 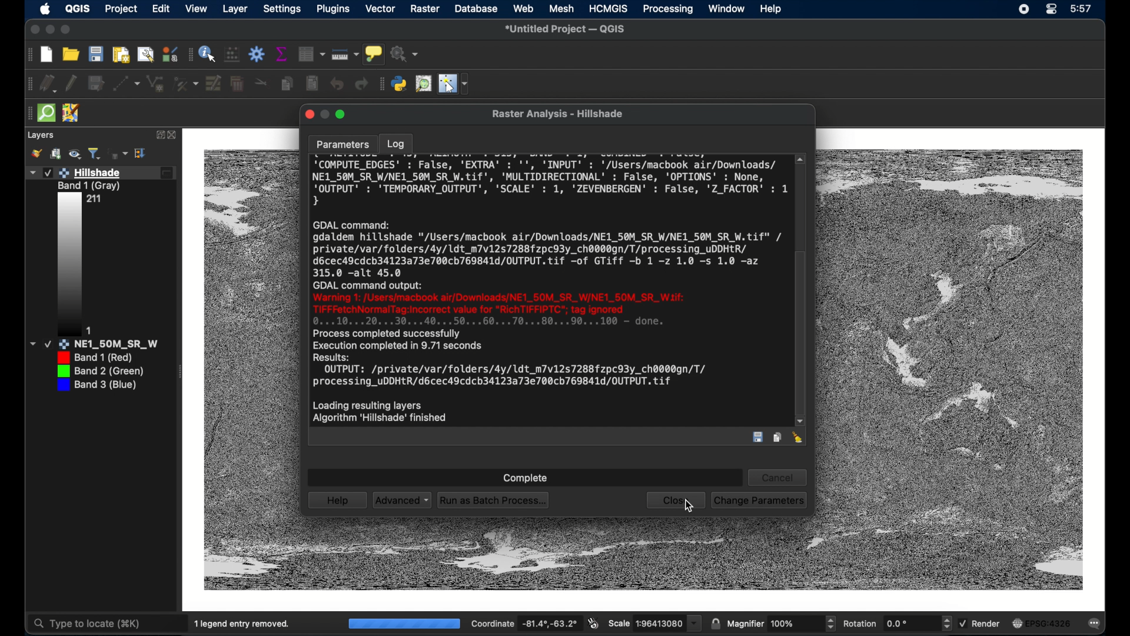 I want to click on vector, so click(x=380, y=8).